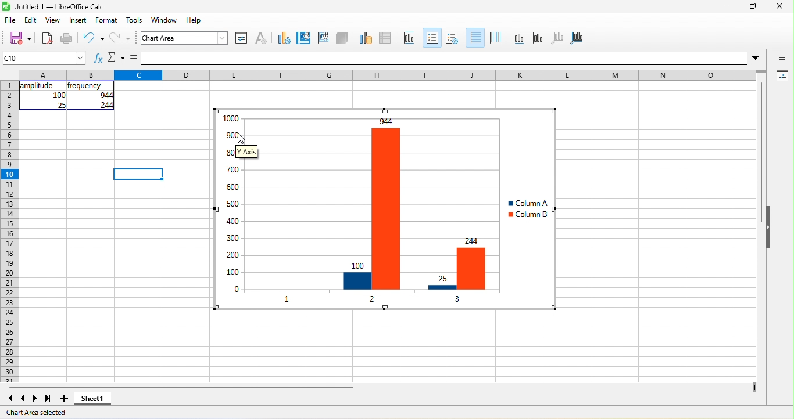 The height and width of the screenshot is (419, 794). I want to click on window, so click(166, 21).